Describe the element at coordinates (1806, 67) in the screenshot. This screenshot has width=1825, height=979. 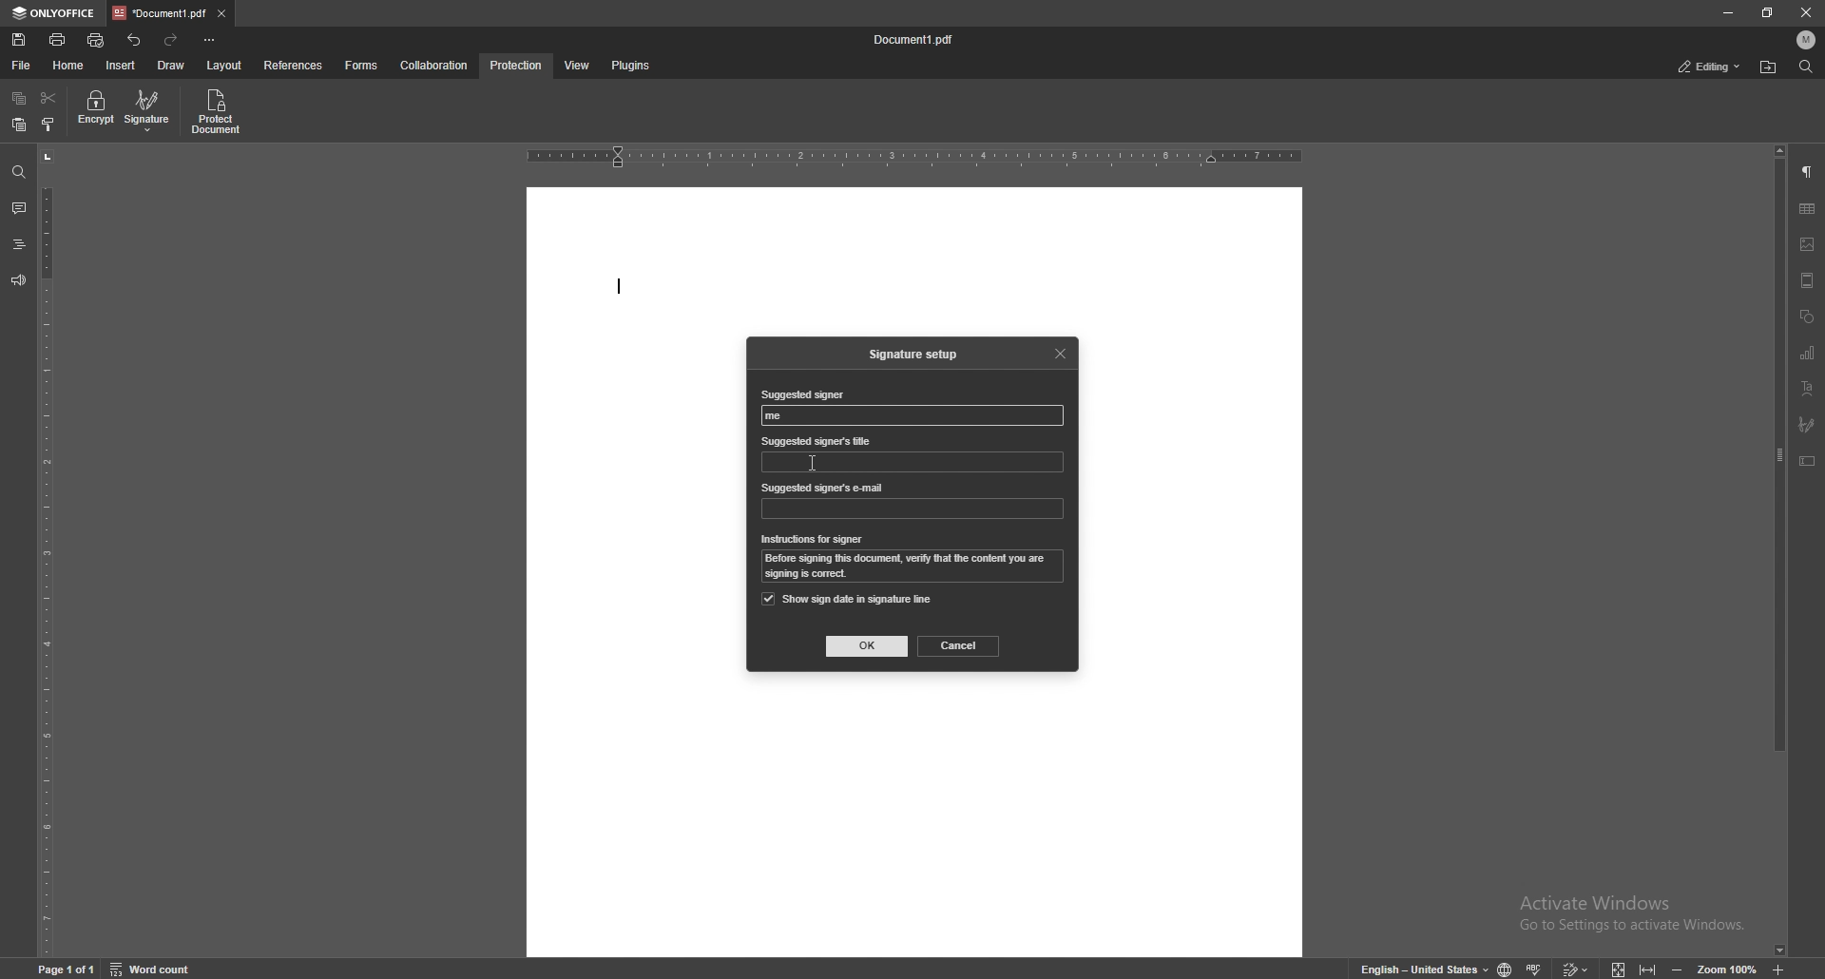
I see `find` at that location.